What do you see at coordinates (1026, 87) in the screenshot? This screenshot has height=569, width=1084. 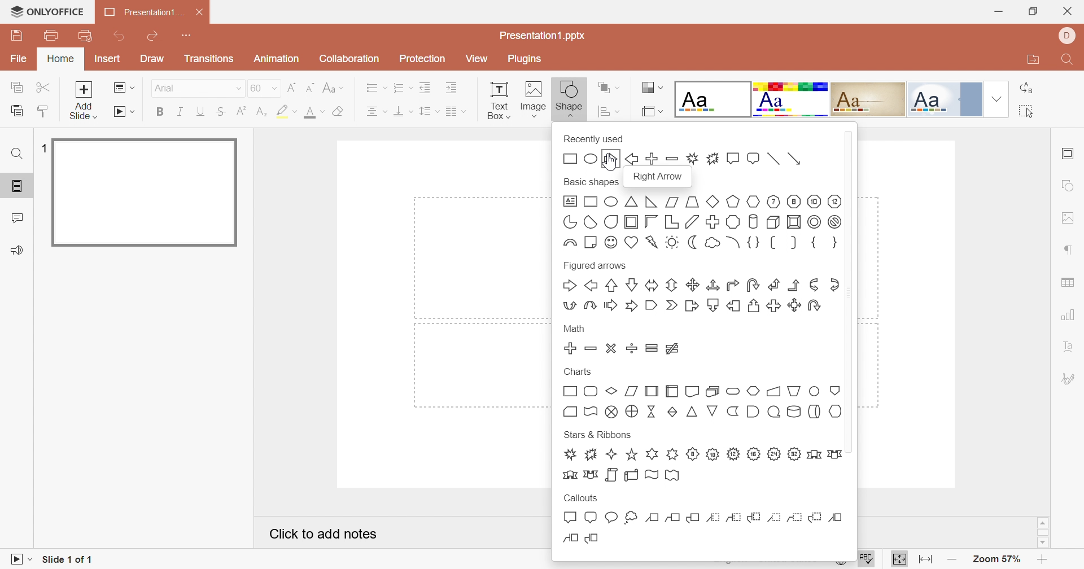 I see `Replace` at bounding box center [1026, 87].